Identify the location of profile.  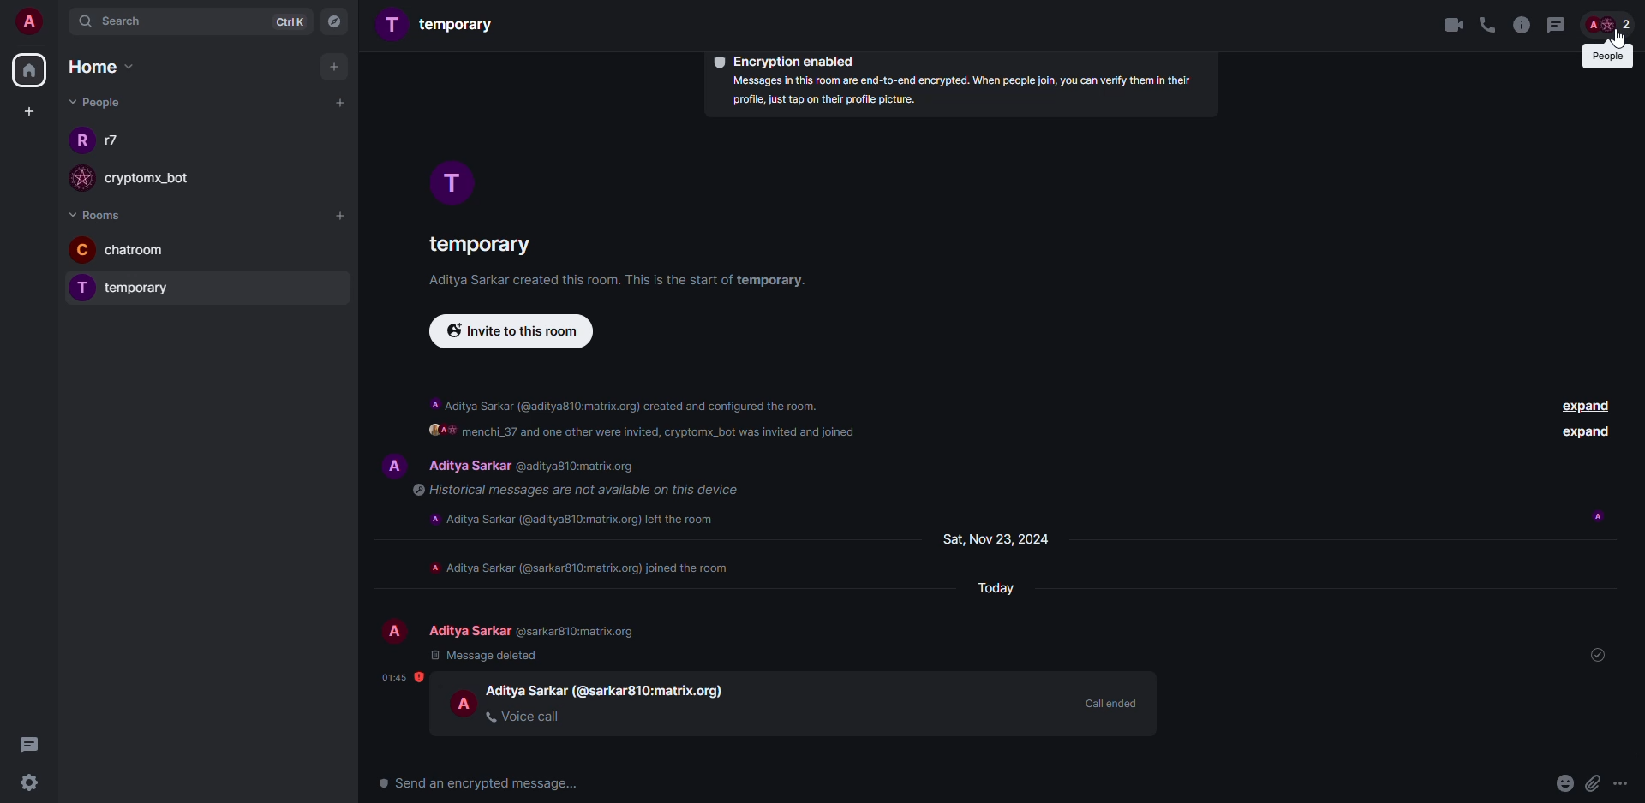
(83, 249).